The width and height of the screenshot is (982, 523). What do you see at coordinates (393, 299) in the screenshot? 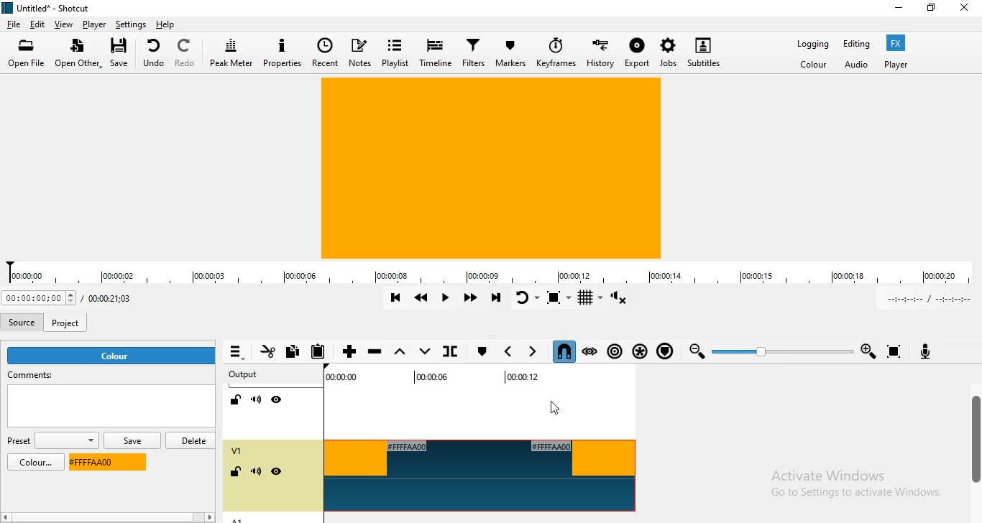
I see `Skip to previous` at bounding box center [393, 299].